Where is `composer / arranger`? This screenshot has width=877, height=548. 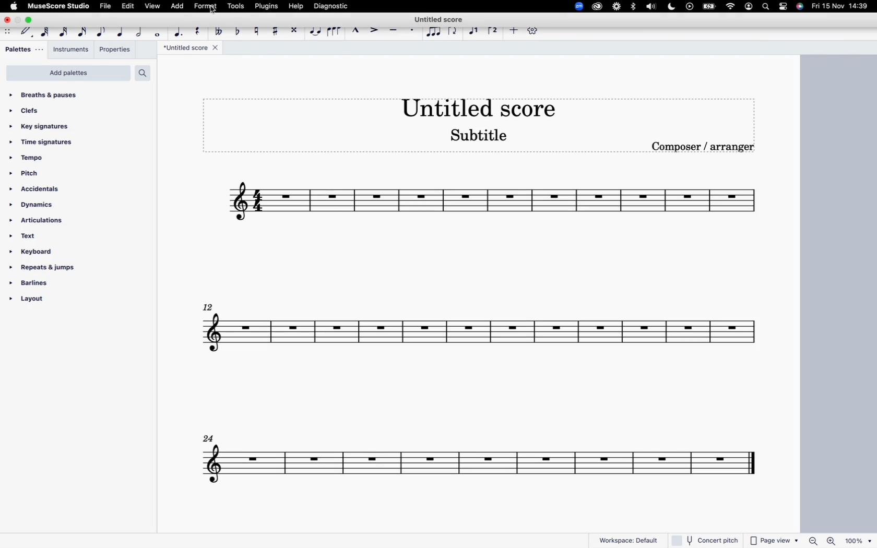
composer / arranger is located at coordinates (706, 148).